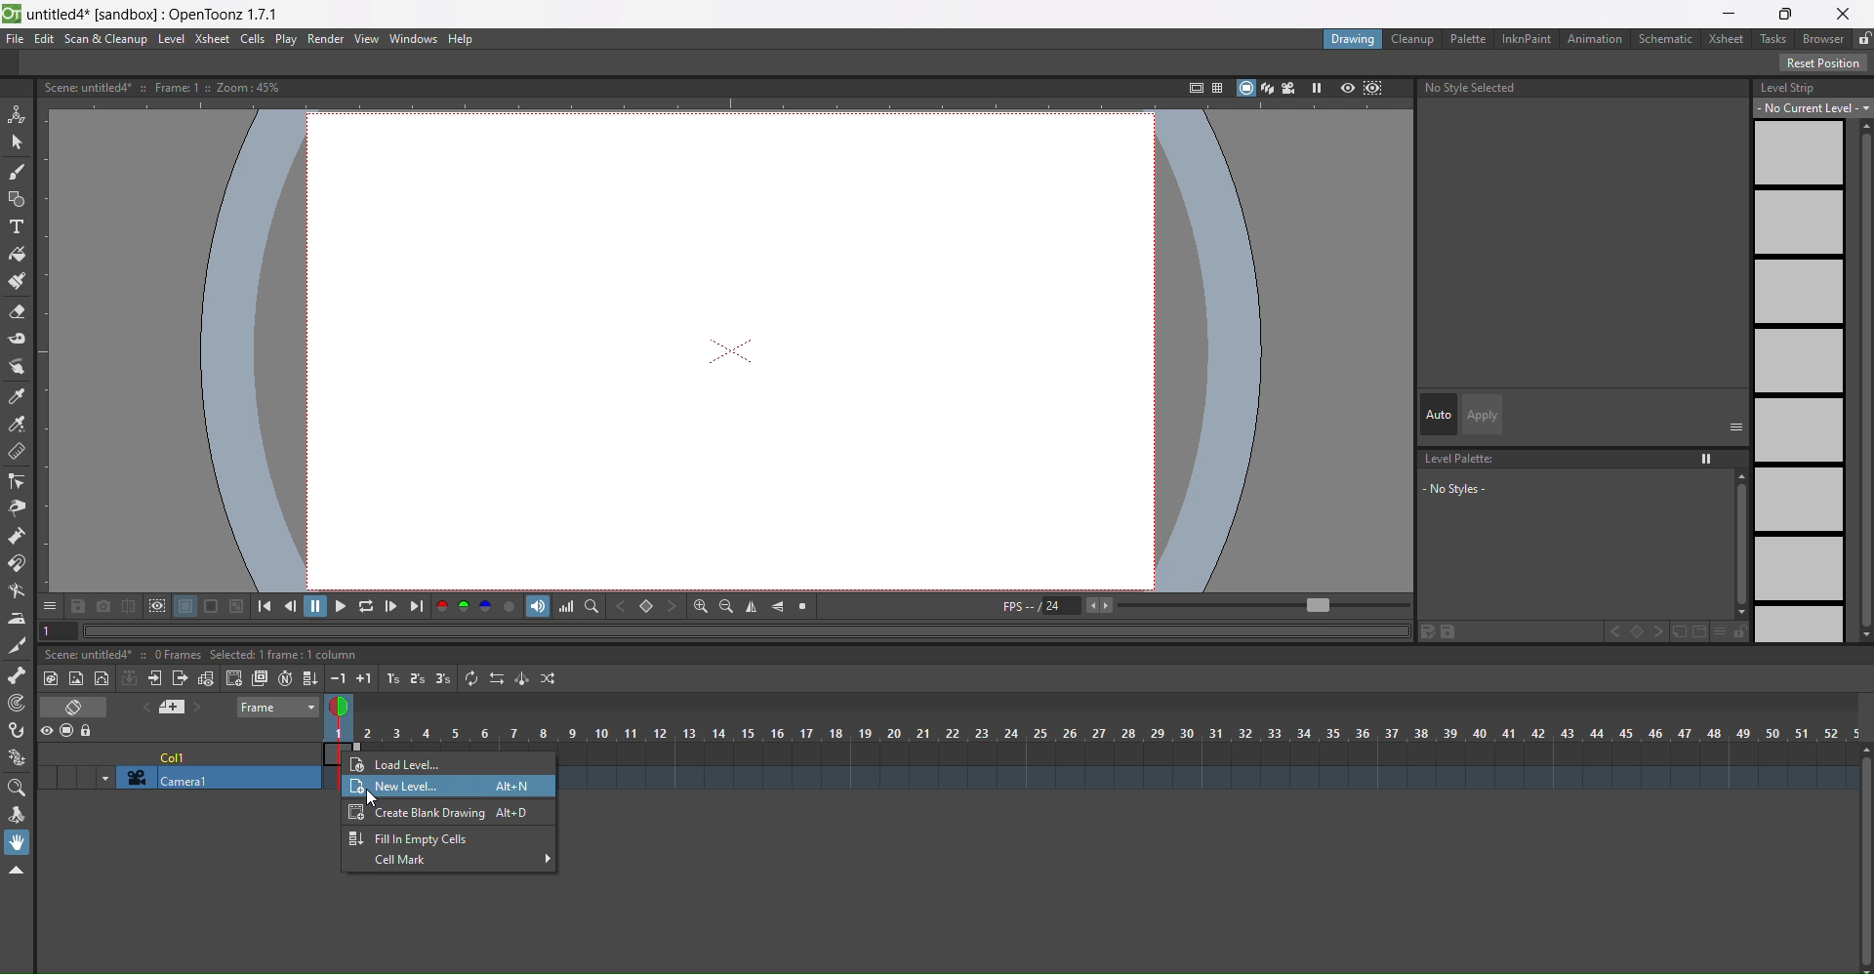  I want to click on xsheet, so click(1723, 37).